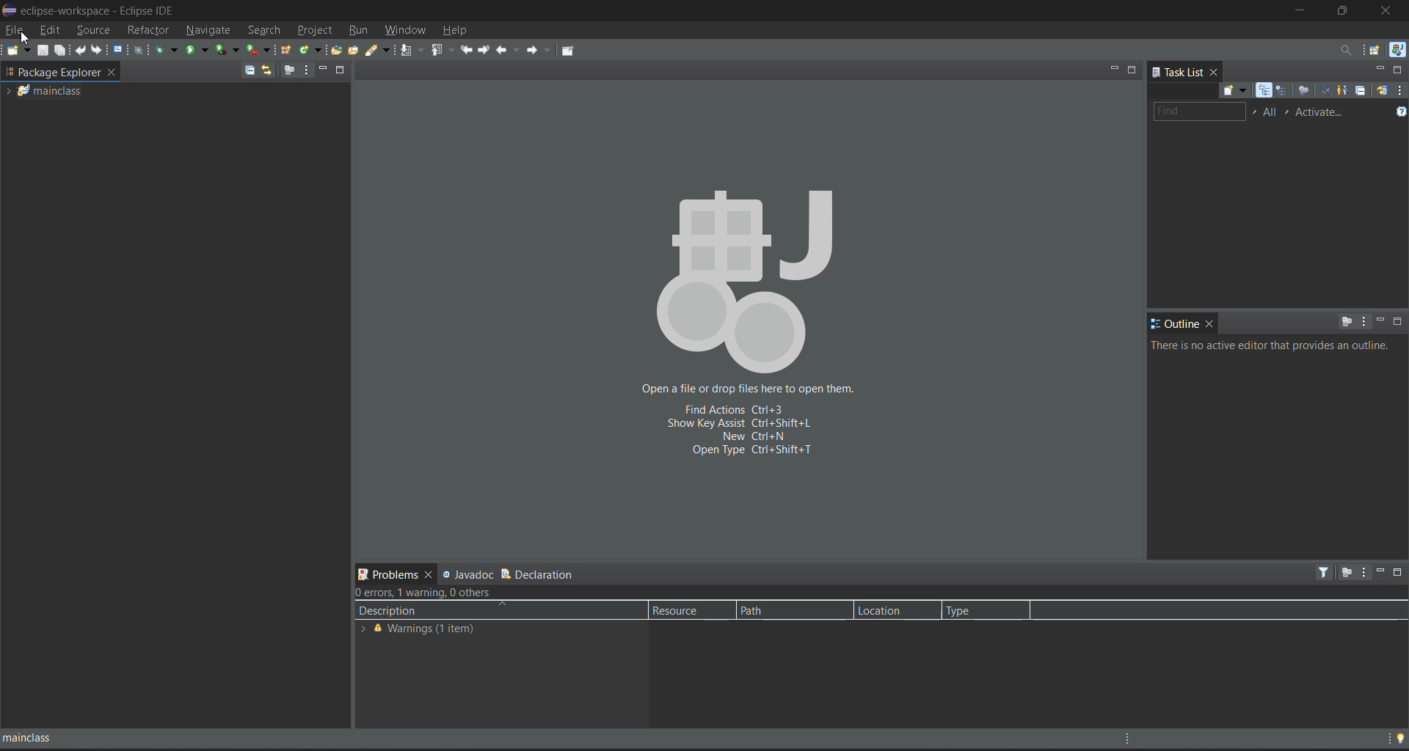  What do you see at coordinates (1232, 90) in the screenshot?
I see `new task` at bounding box center [1232, 90].